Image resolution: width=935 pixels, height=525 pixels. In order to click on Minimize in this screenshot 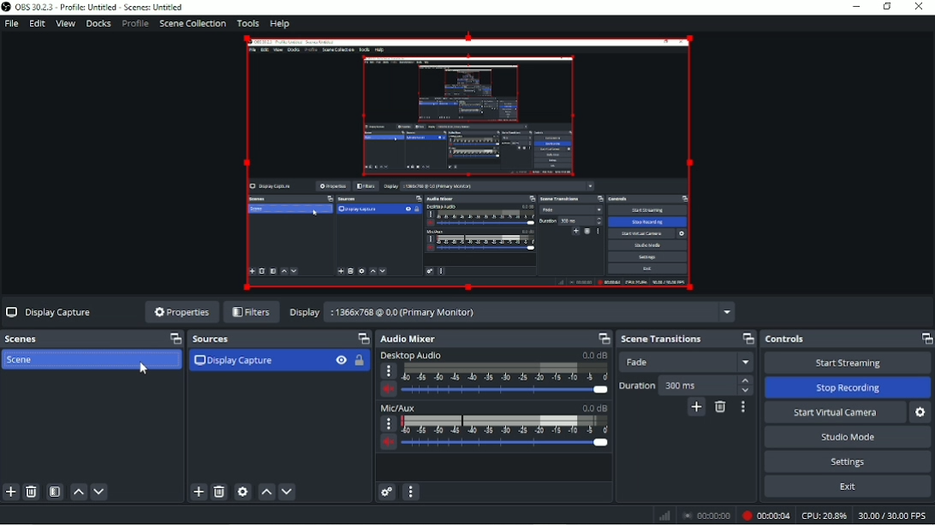, I will do `click(856, 6)`.